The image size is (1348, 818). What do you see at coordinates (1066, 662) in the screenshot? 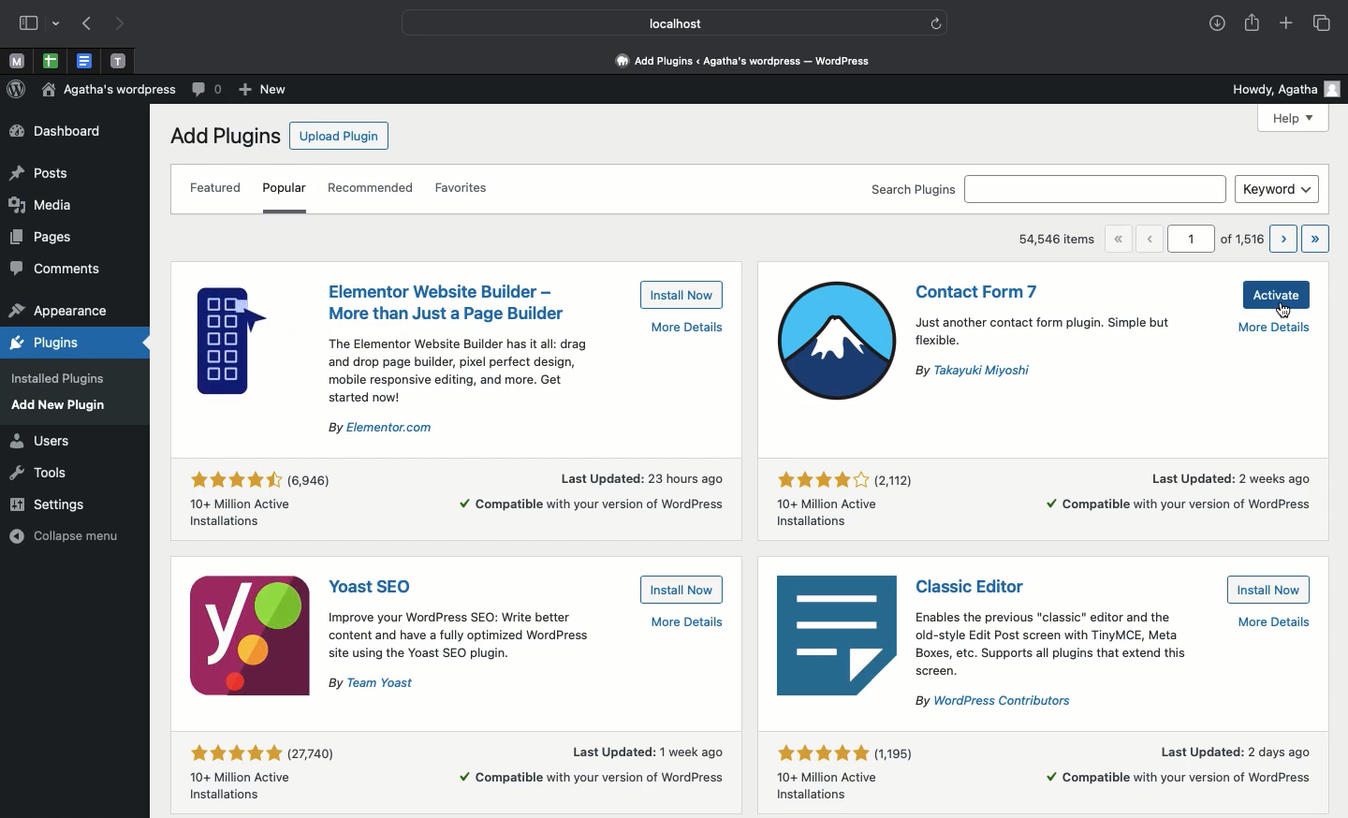
I see `Informational text` at bounding box center [1066, 662].